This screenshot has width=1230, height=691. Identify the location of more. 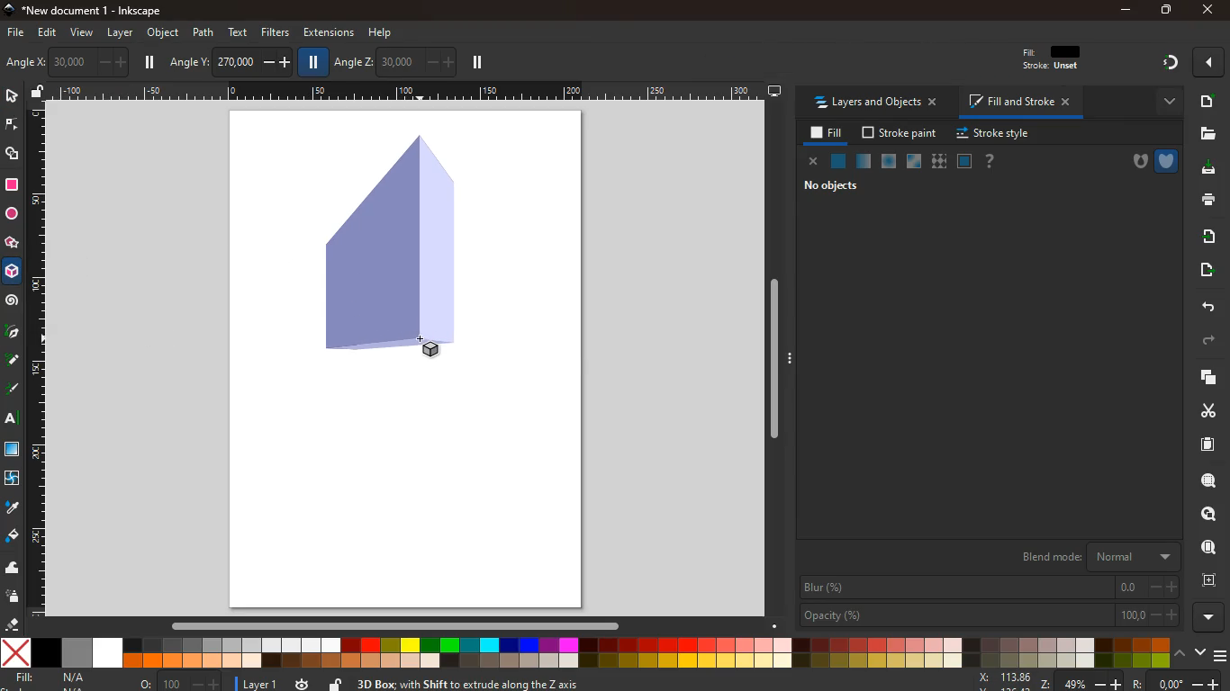
(1164, 101).